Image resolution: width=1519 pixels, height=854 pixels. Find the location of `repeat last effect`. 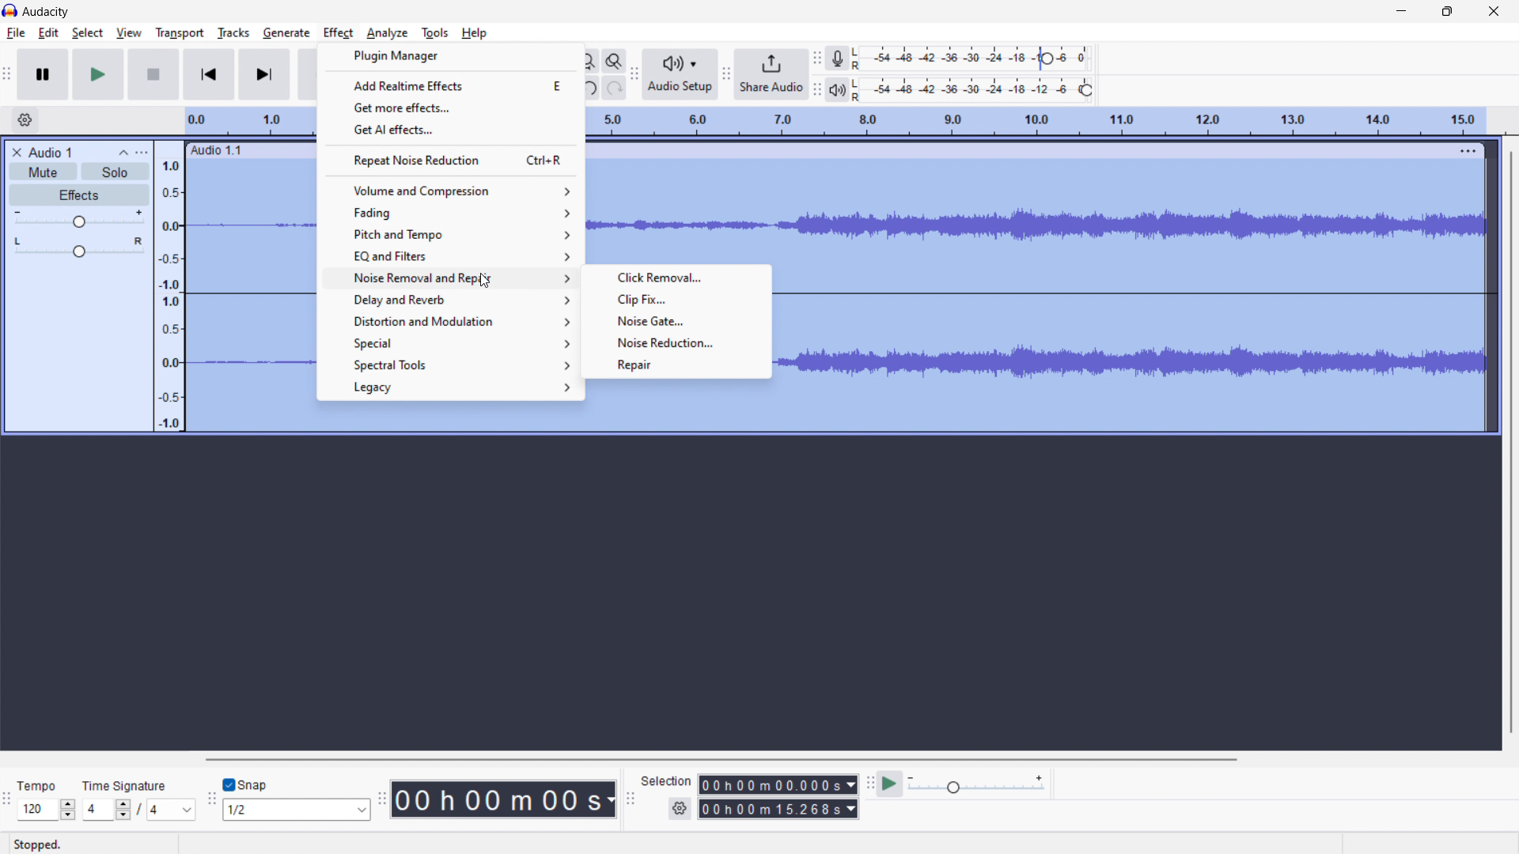

repeat last effect is located at coordinates (449, 160).